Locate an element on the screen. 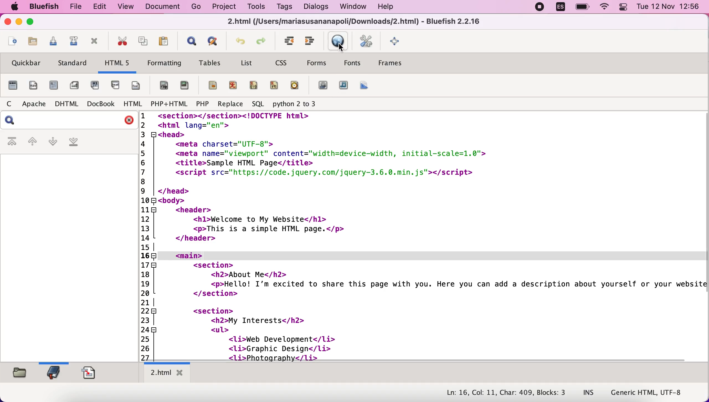 This screenshot has width=709, height=402. edit is located at coordinates (100, 6).